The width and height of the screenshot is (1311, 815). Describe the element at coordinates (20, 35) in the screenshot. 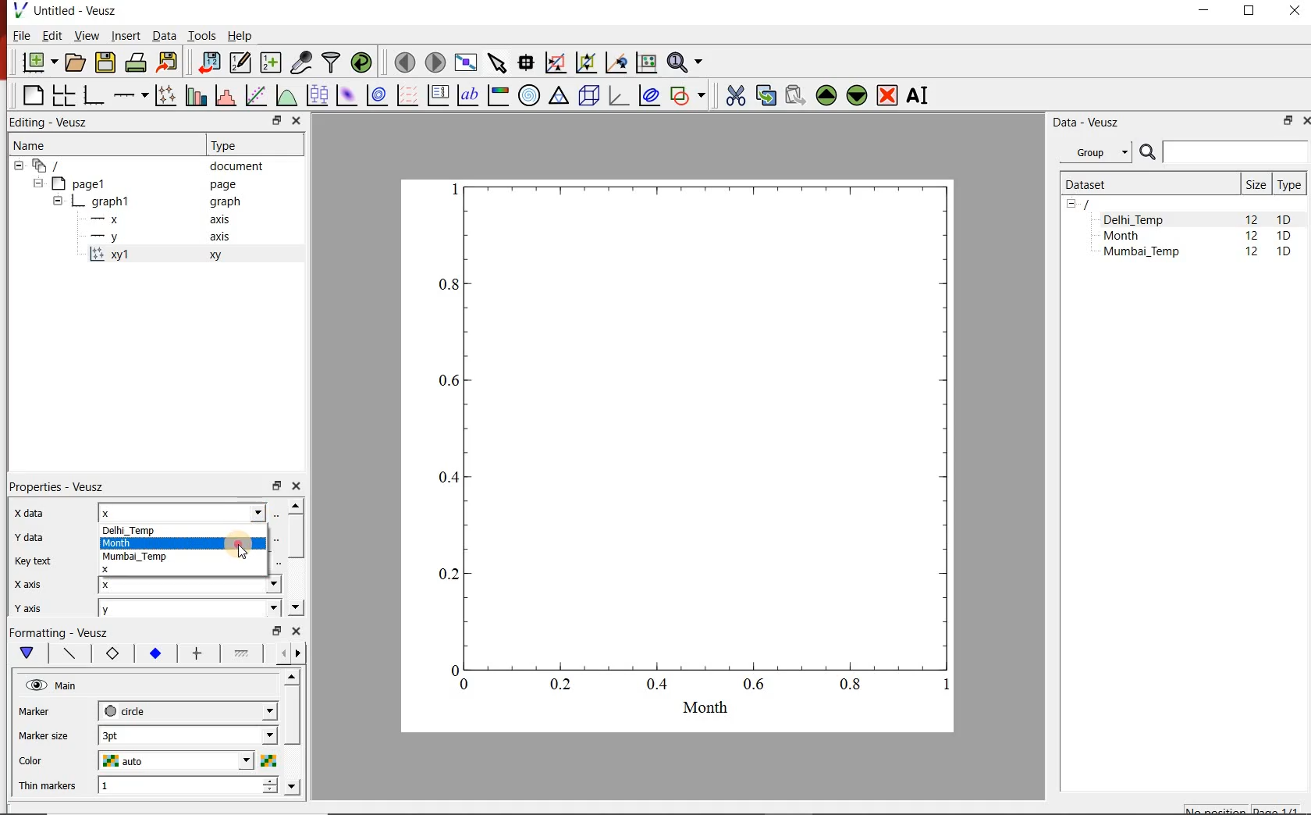

I see `File` at that location.